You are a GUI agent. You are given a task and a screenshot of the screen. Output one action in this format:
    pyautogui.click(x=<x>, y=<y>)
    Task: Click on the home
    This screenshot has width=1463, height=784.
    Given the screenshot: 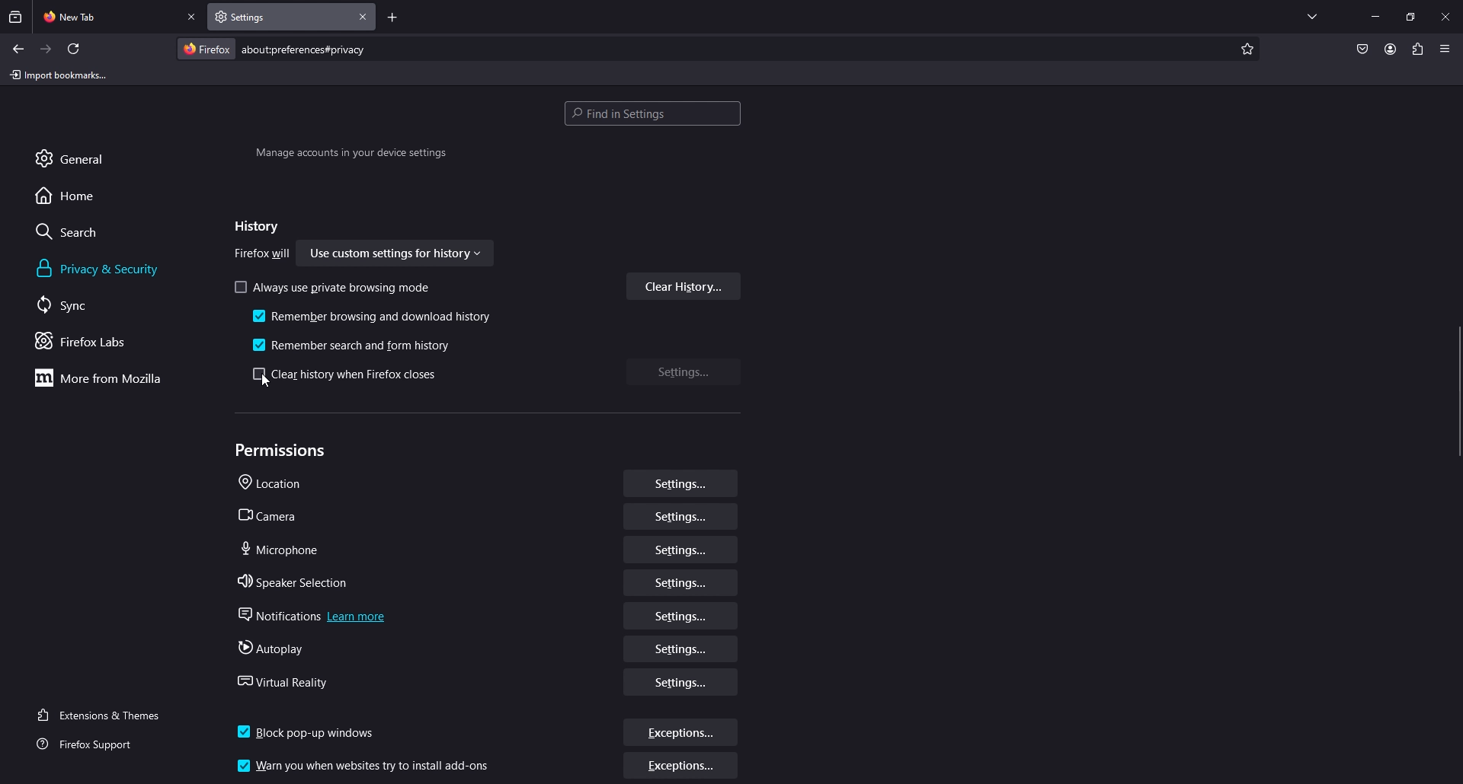 What is the action you would take?
    pyautogui.click(x=78, y=195)
    